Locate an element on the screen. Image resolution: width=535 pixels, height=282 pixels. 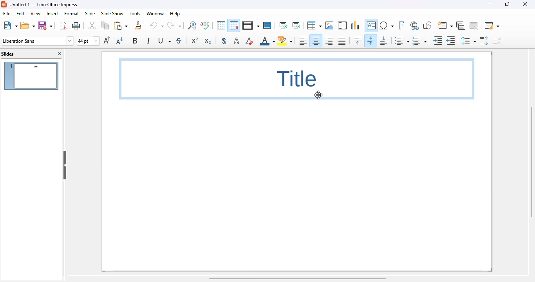
edit is located at coordinates (20, 13).